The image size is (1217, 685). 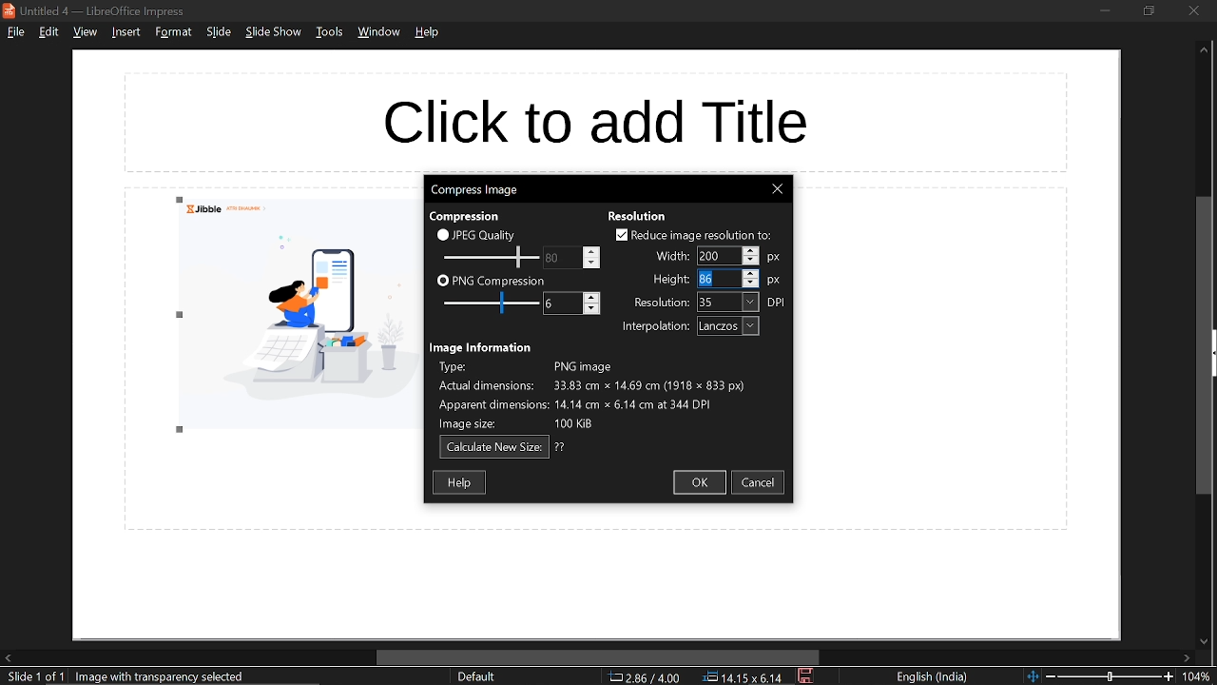 I want to click on Move up, so click(x=1204, y=50).